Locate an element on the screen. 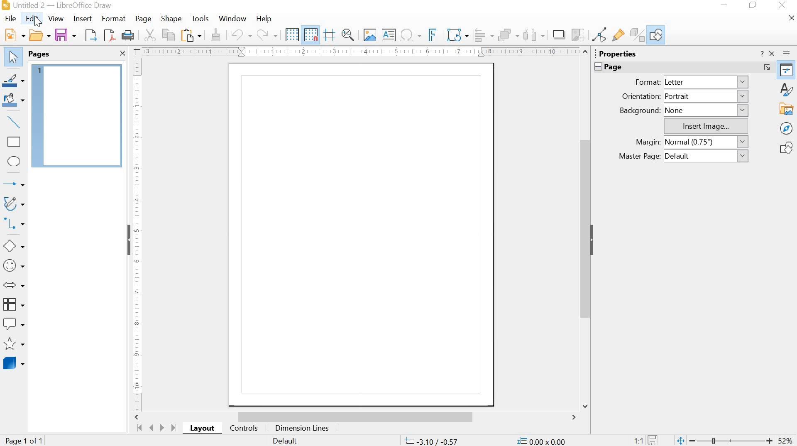 The height and width of the screenshot is (446, 797). Shadow is located at coordinates (558, 34).